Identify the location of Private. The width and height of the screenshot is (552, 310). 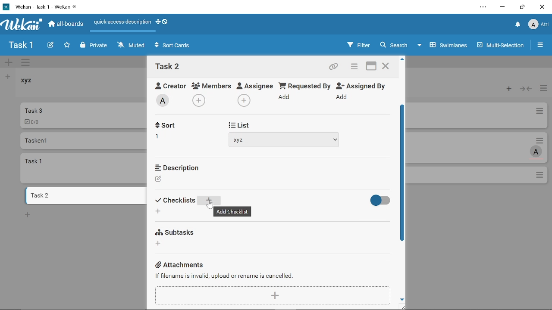
(94, 46).